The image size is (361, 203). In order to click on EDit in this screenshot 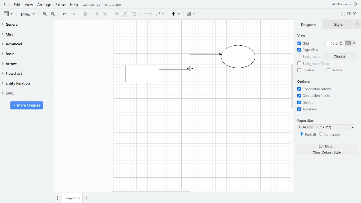, I will do `click(17, 5)`.